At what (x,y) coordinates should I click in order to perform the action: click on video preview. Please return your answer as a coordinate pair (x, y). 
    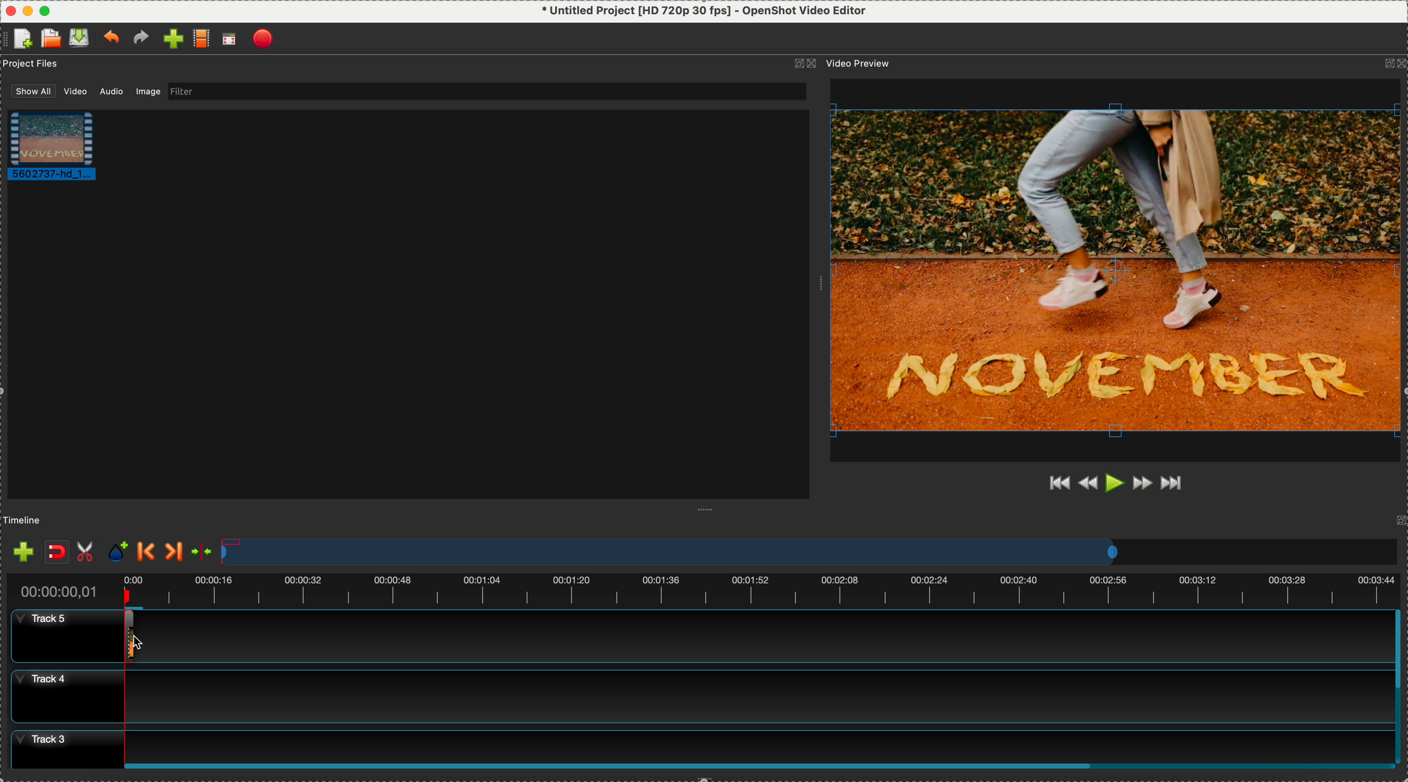
    Looking at the image, I should click on (1118, 270).